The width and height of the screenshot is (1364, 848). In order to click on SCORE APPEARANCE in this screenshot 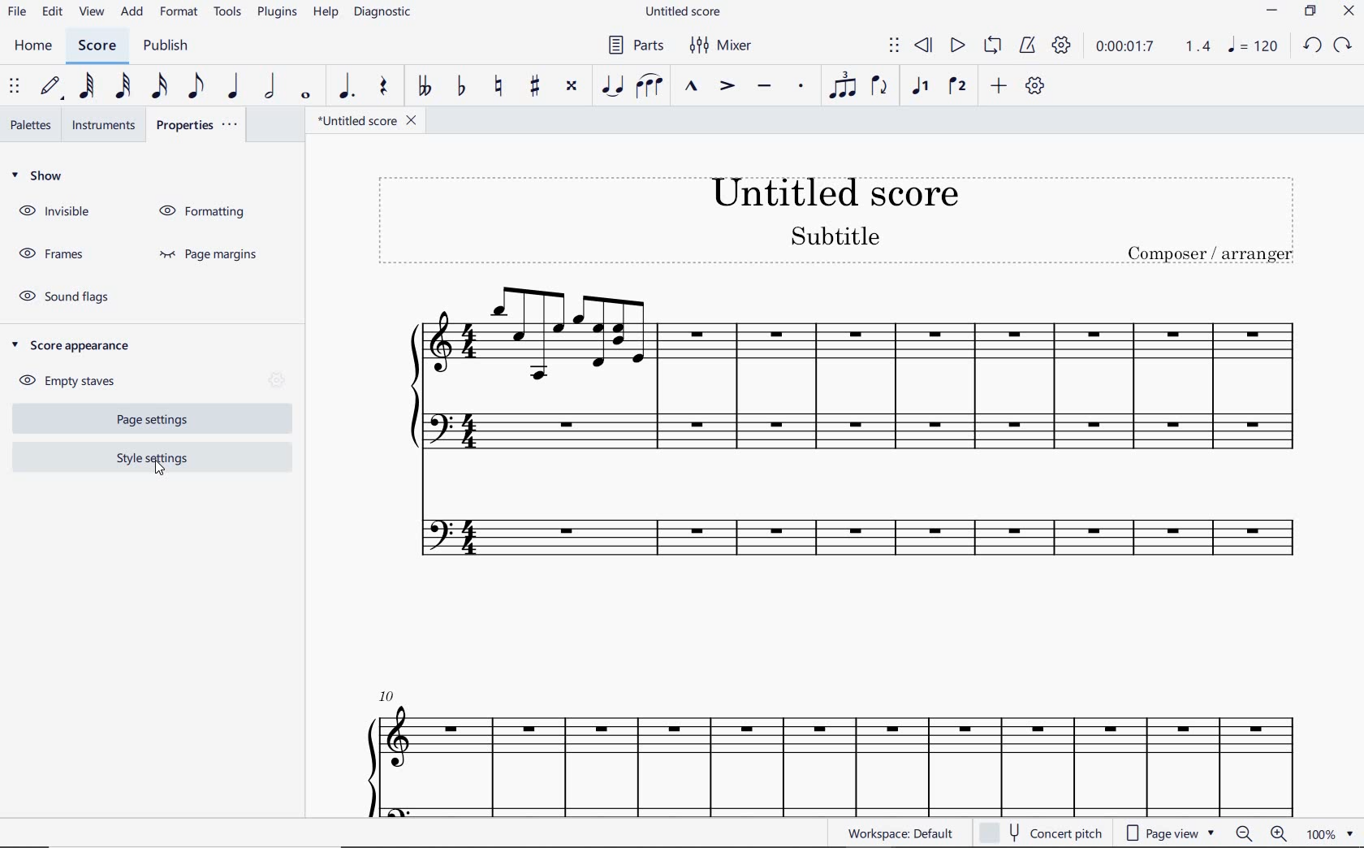, I will do `click(76, 344)`.